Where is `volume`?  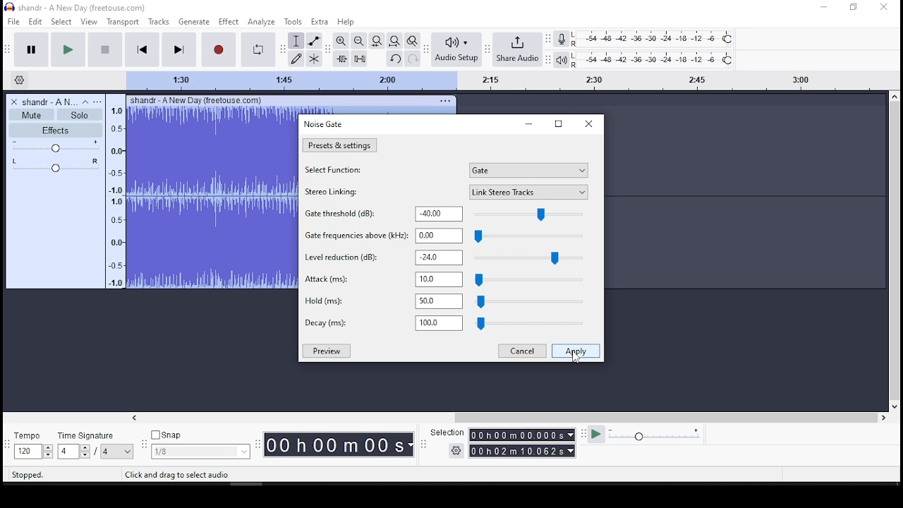 volume is located at coordinates (54, 146).